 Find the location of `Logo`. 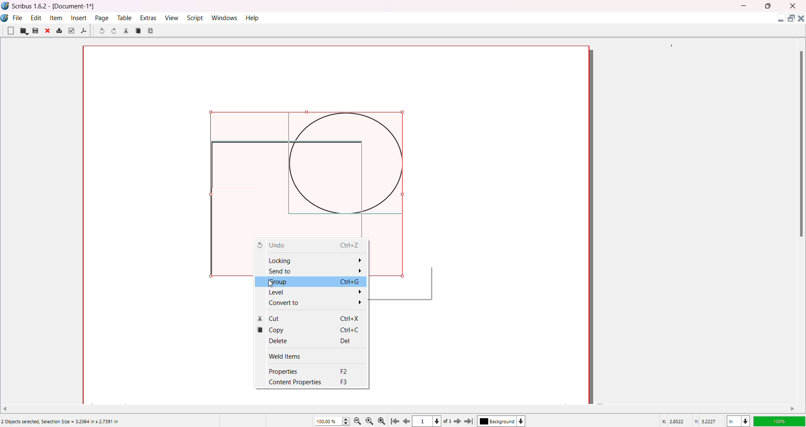

Logo is located at coordinates (6, 18).